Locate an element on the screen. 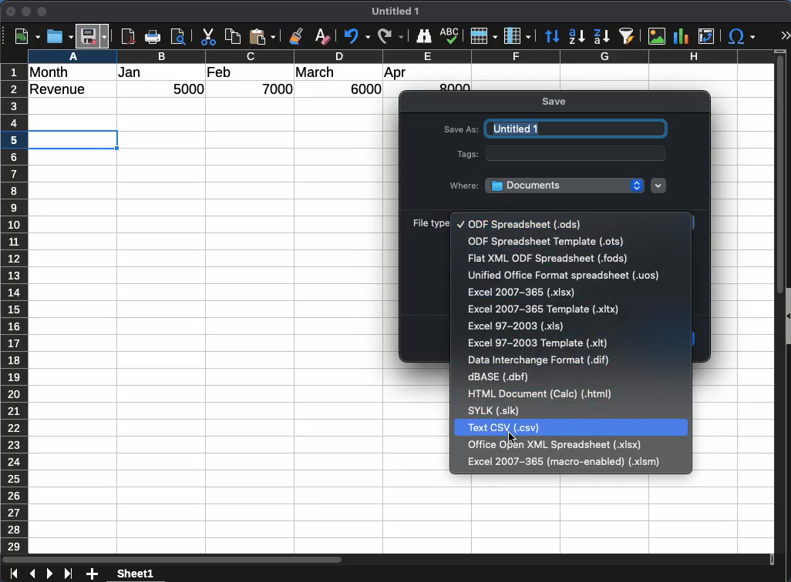 The image size is (791, 582). Cut is located at coordinates (208, 37).